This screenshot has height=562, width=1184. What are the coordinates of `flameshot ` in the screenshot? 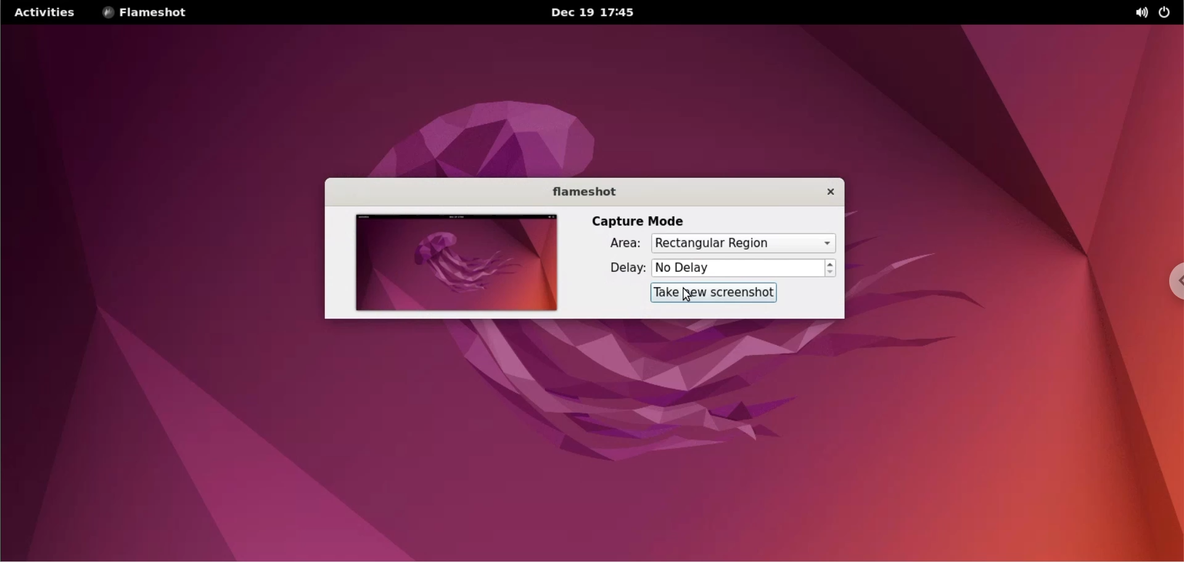 It's located at (588, 192).